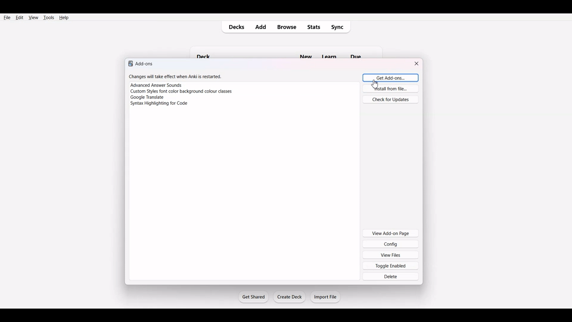 The width and height of the screenshot is (572, 322). Describe the element at coordinates (286, 27) in the screenshot. I see `Browse` at that location.